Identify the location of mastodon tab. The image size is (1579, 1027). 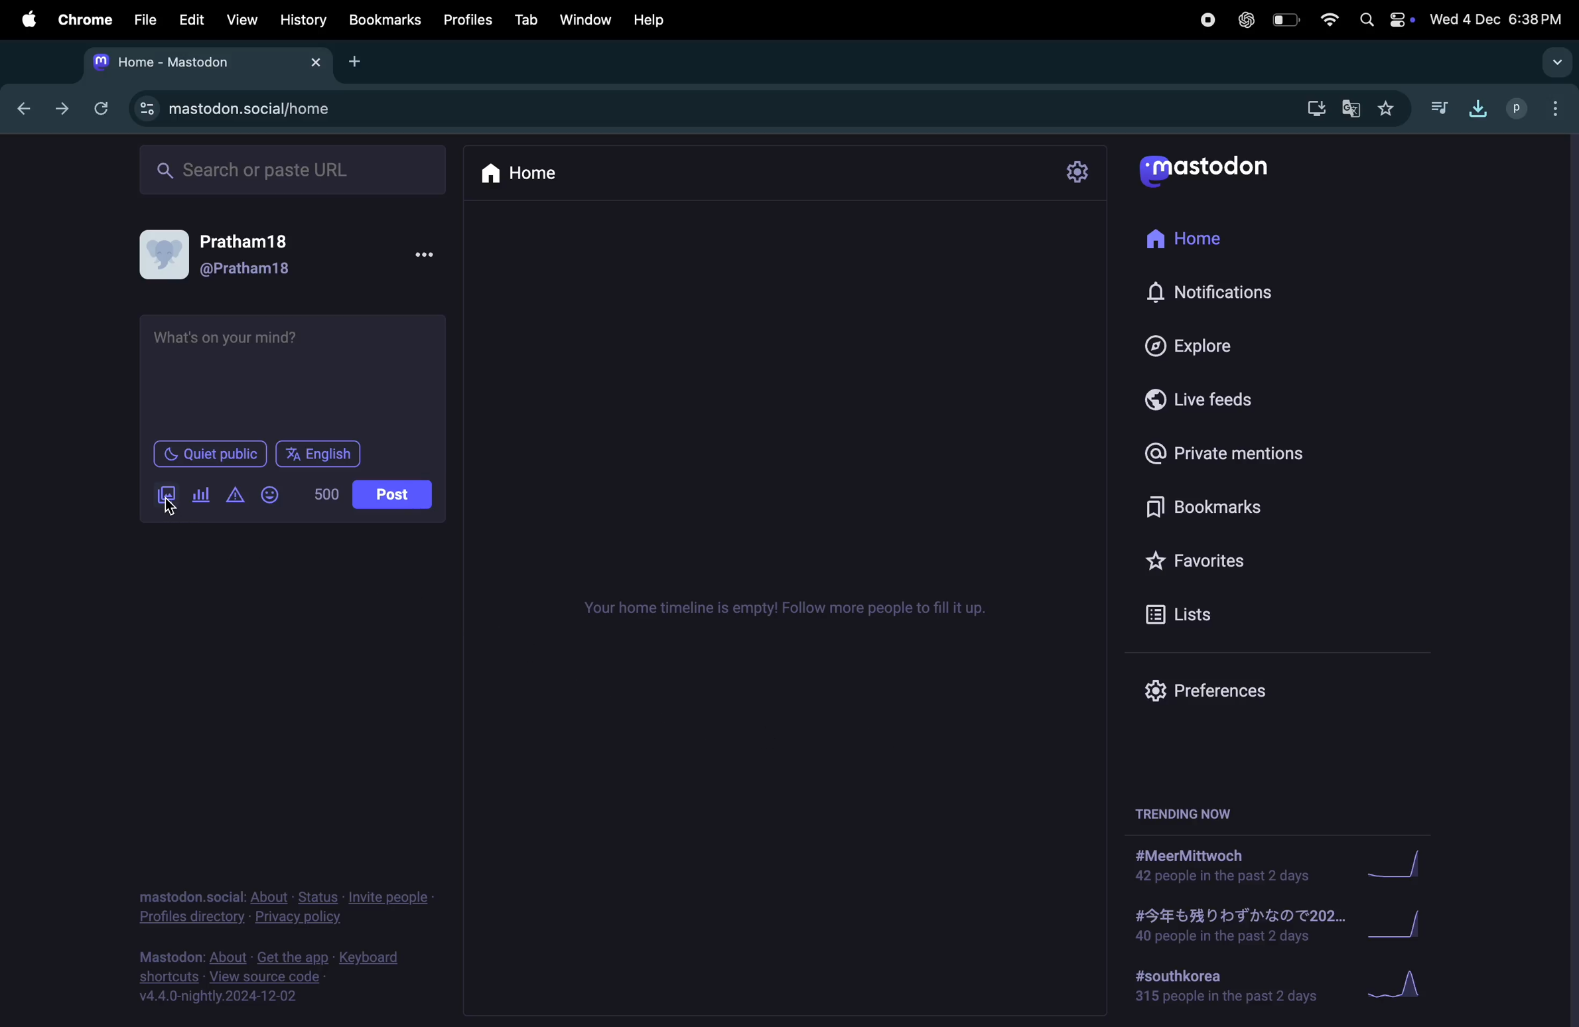
(200, 63).